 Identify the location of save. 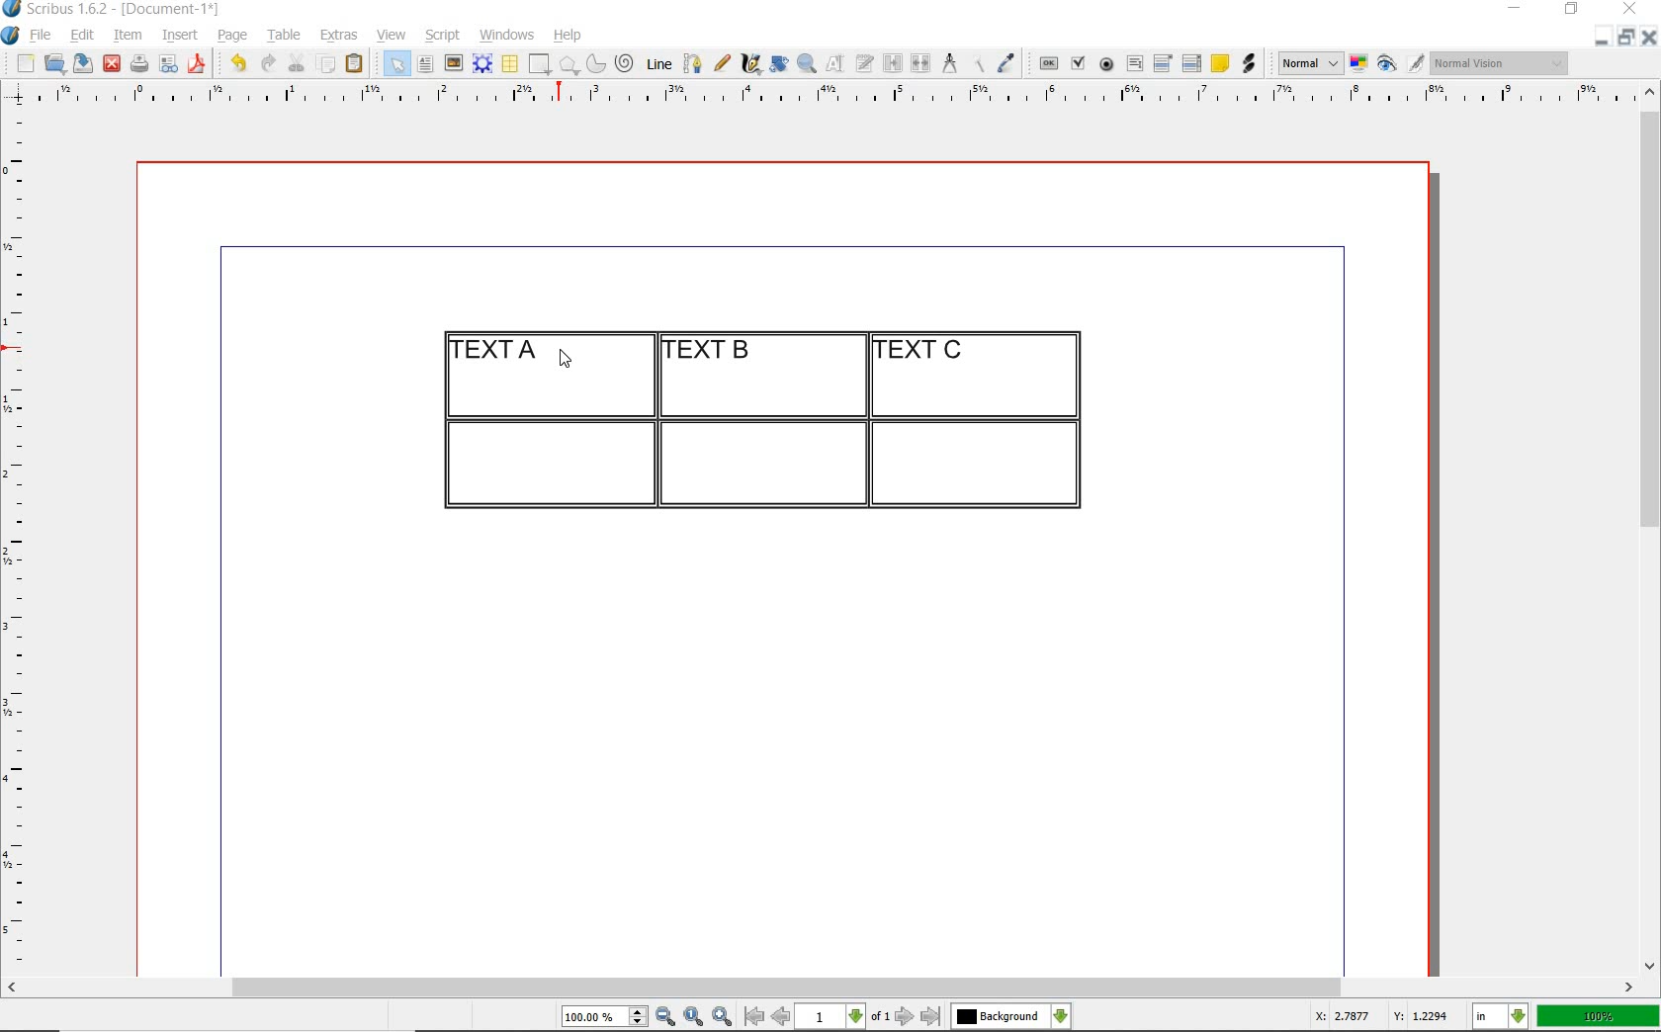
(80, 63).